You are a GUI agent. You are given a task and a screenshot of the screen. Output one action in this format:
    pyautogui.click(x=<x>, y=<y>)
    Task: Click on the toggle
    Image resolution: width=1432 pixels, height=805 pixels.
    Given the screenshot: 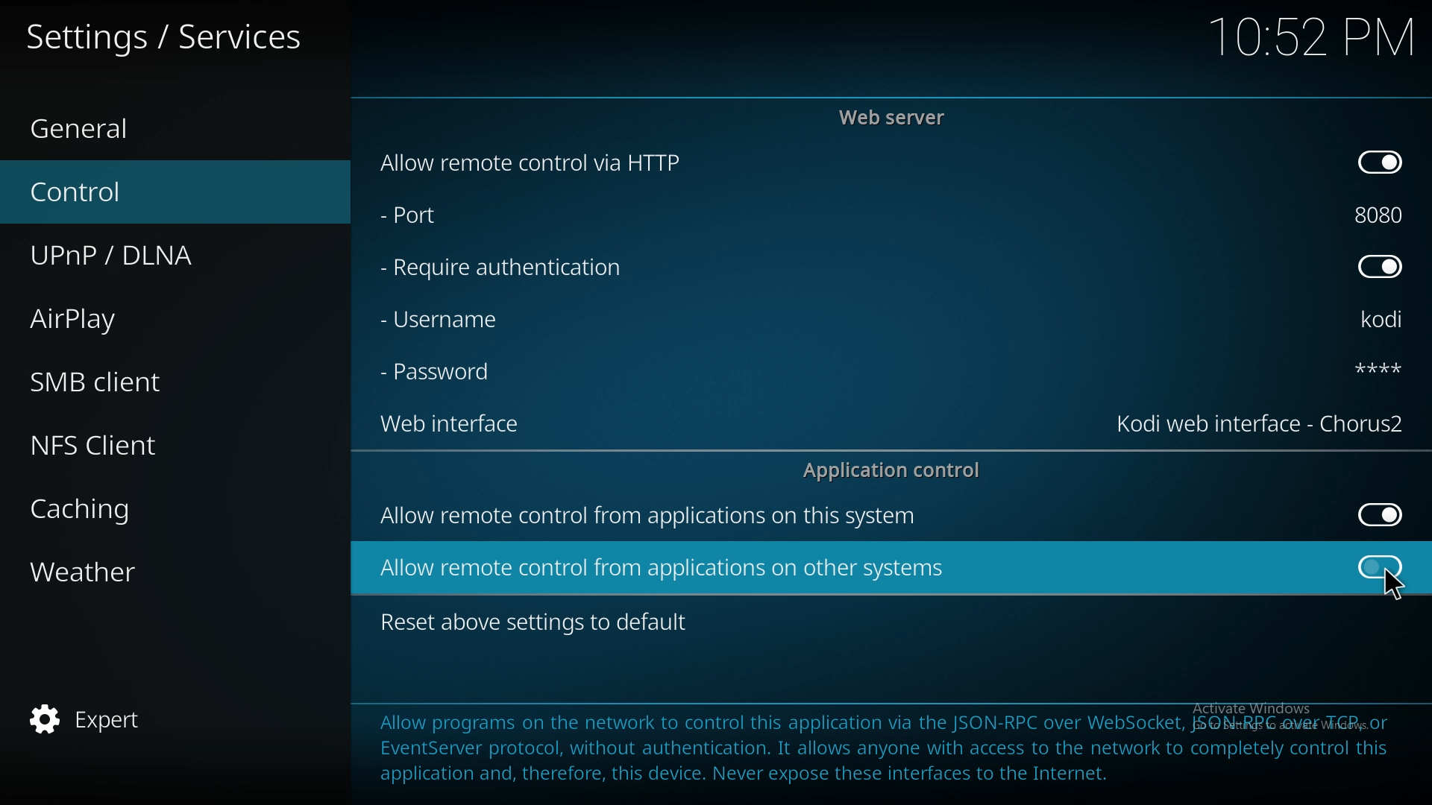 What is the action you would take?
    pyautogui.click(x=1383, y=566)
    